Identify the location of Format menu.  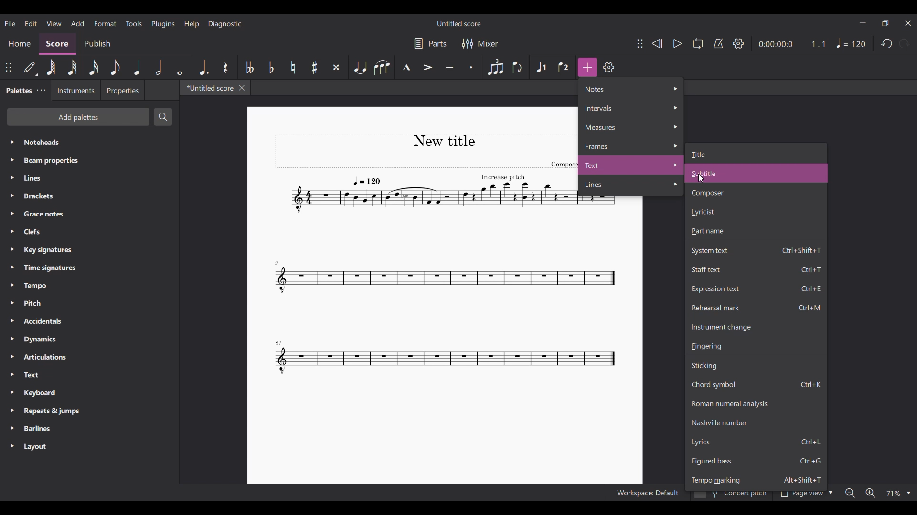
(105, 24).